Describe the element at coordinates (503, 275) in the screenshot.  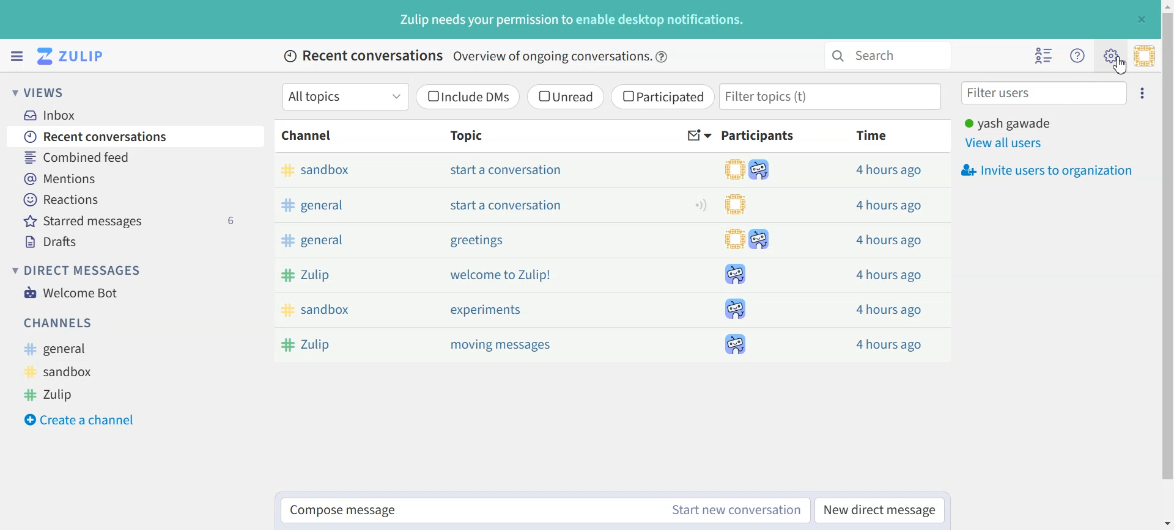
I see `Welcome to zulip` at that location.